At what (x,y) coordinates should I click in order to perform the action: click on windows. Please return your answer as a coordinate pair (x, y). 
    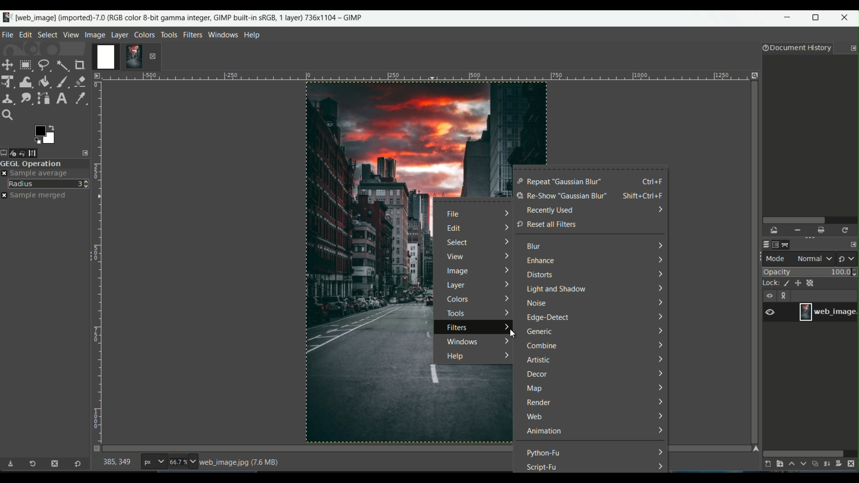
    Looking at the image, I should click on (461, 341).